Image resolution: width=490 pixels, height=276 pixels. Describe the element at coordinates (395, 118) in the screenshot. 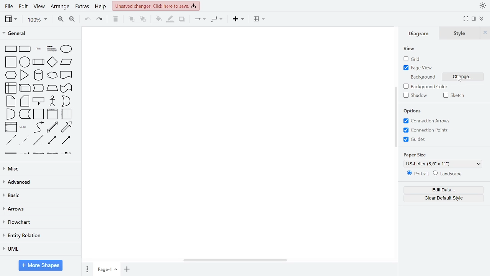

I see `vertical scrollbar` at that location.